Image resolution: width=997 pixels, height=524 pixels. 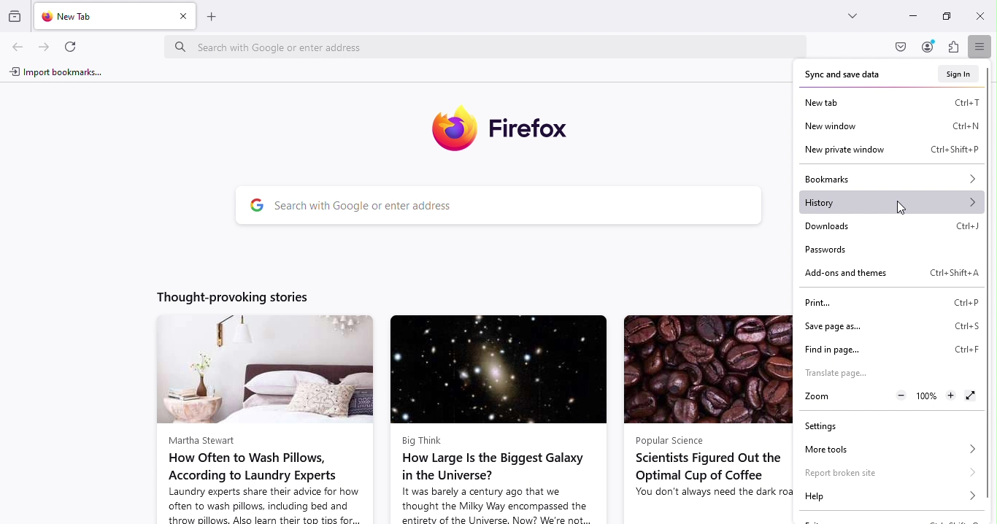 What do you see at coordinates (896, 302) in the screenshot?
I see `Print` at bounding box center [896, 302].